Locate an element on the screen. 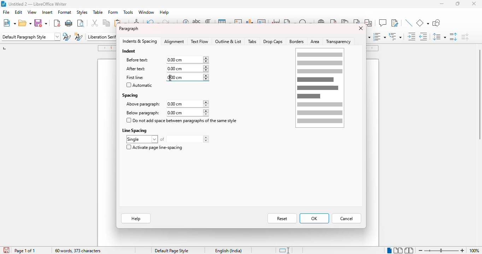 The width and height of the screenshot is (482, 254). drop caps is located at coordinates (273, 41).